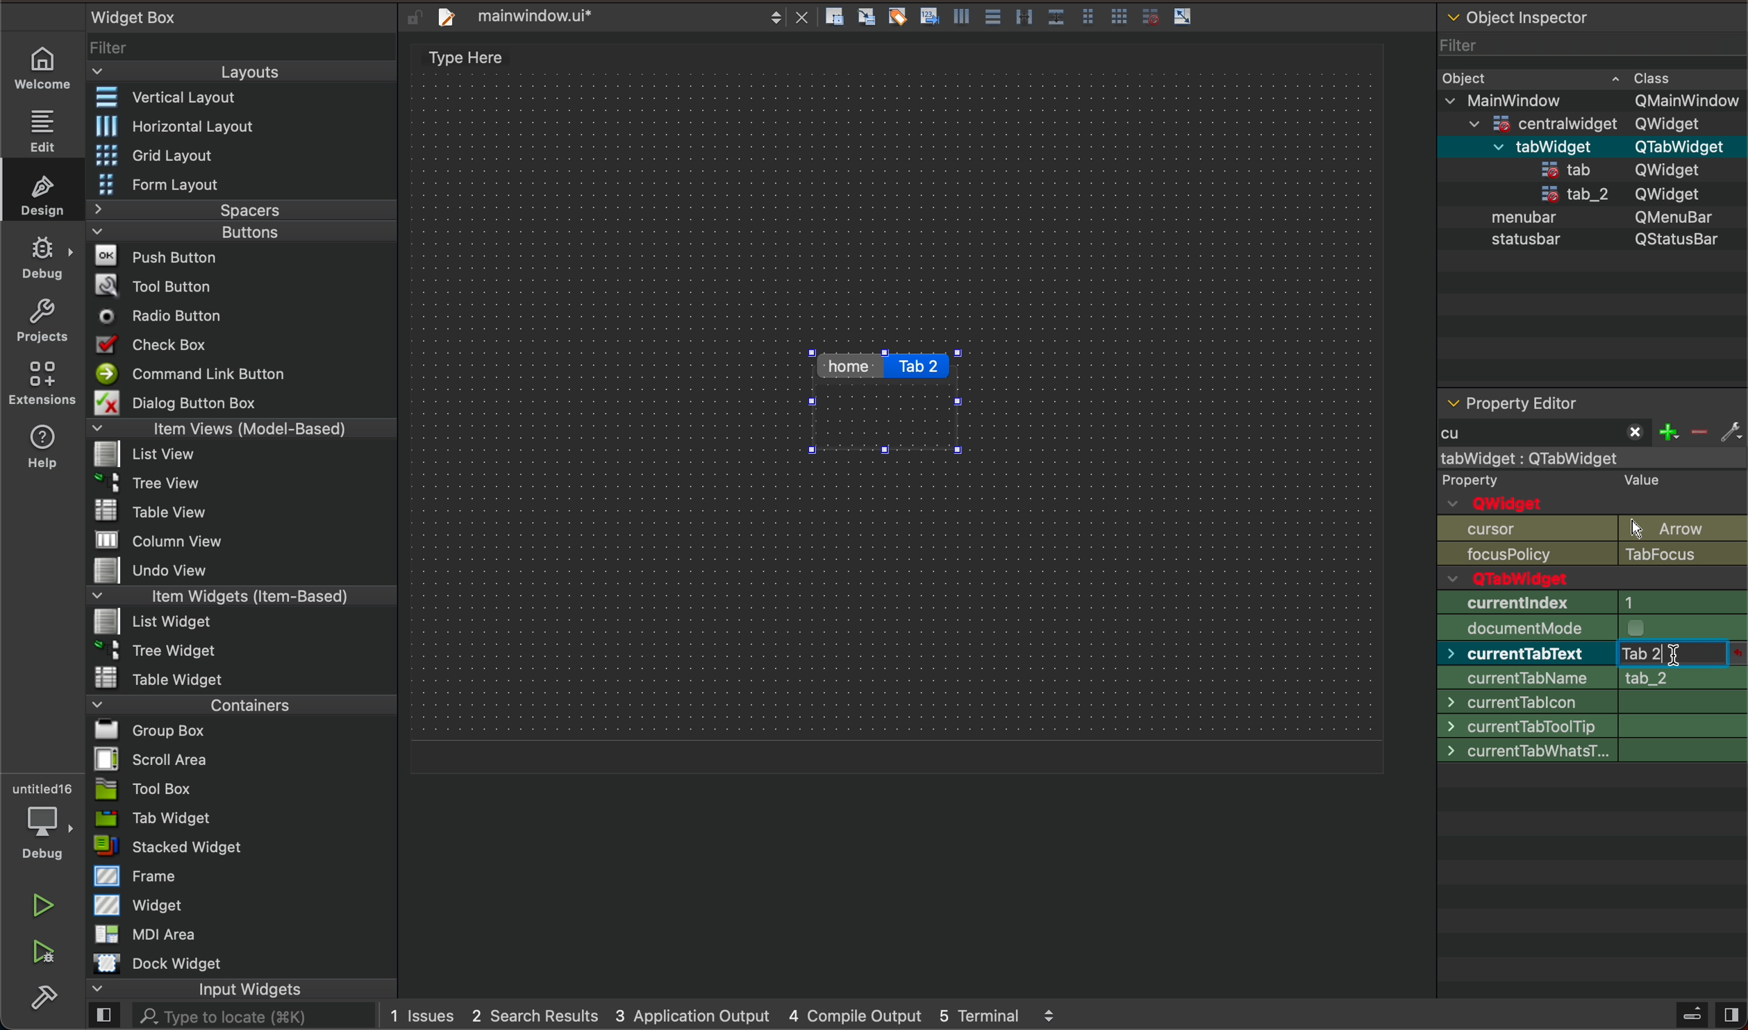 This screenshot has height=1030, width=1748. What do you see at coordinates (153, 289) in the screenshot?
I see `Tool Button` at bounding box center [153, 289].